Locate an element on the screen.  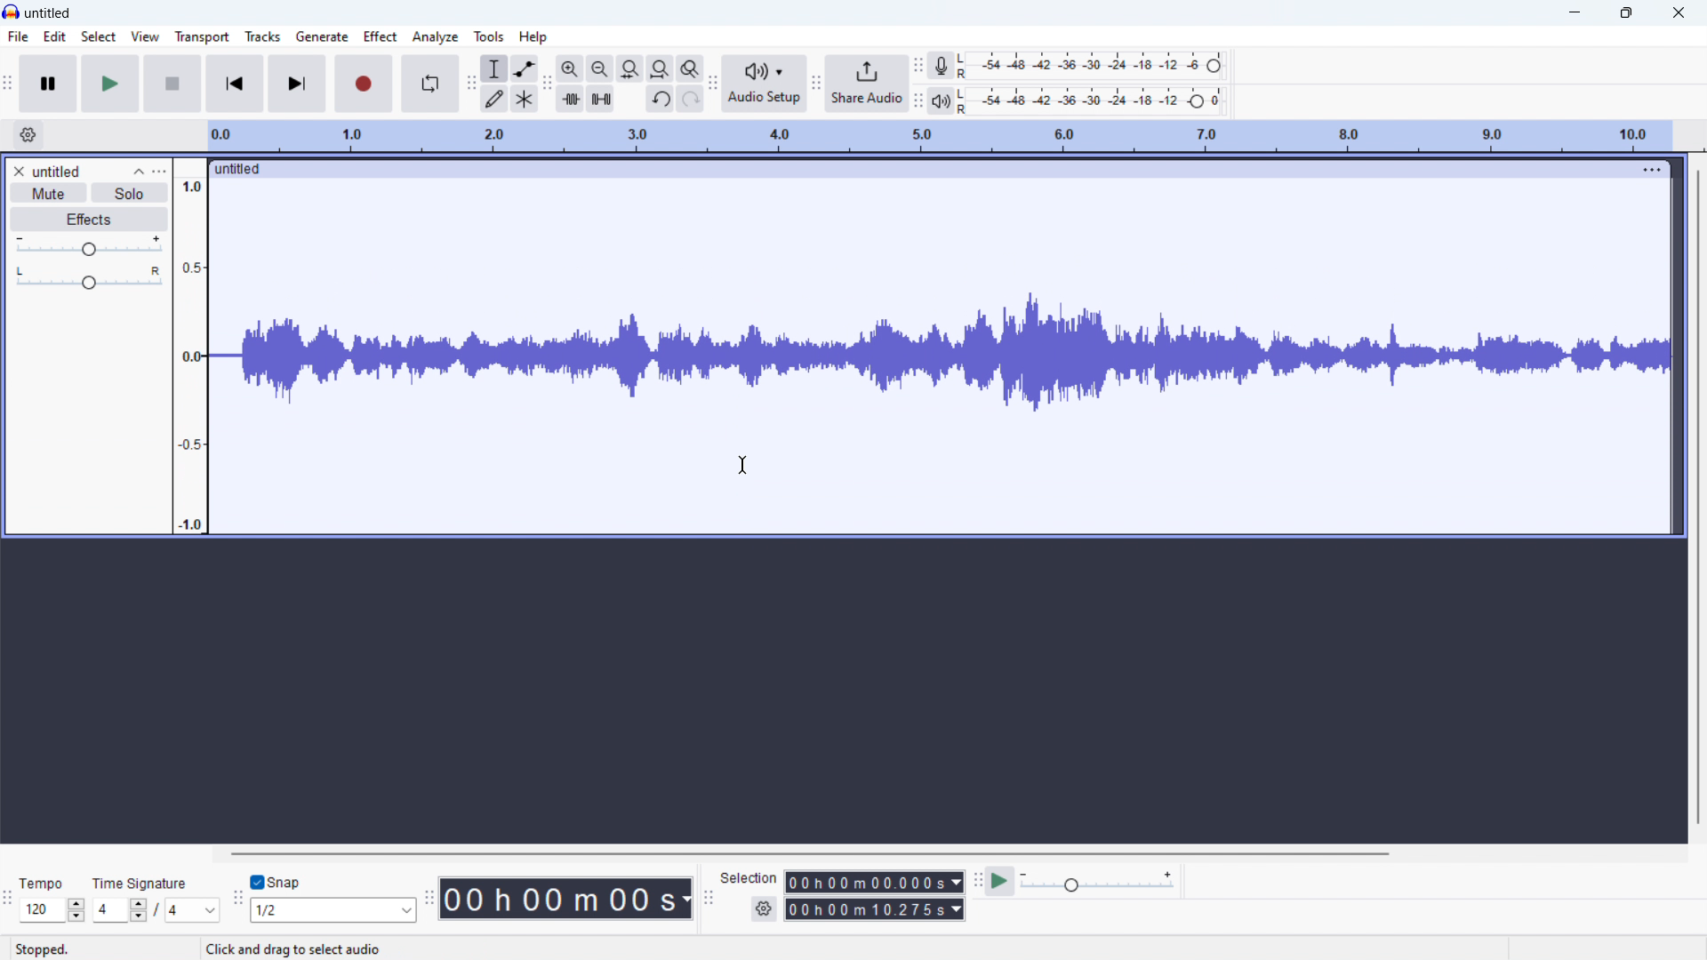
selection tool is located at coordinates (495, 68).